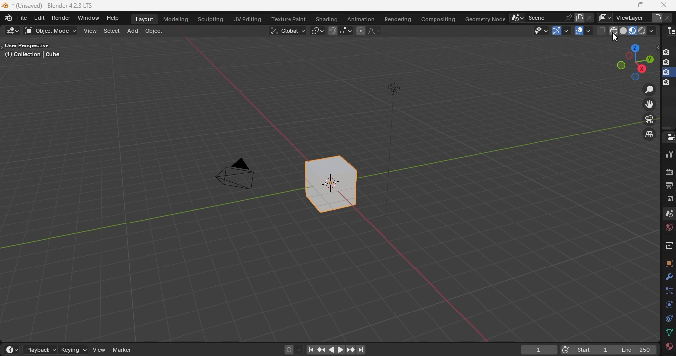 This screenshot has height=356, width=676. What do you see at coordinates (669, 172) in the screenshot?
I see `render` at bounding box center [669, 172].